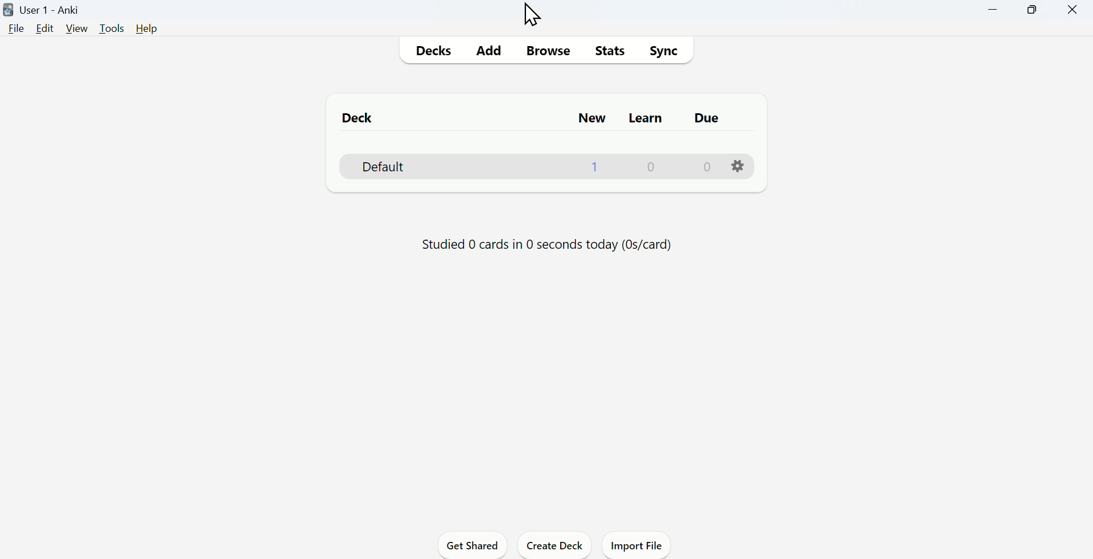  Describe the element at coordinates (638, 547) in the screenshot. I see `import file` at that location.